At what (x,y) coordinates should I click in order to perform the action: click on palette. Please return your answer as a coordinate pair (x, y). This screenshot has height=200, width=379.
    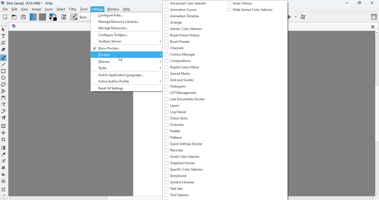
    Looking at the image, I should click on (173, 131).